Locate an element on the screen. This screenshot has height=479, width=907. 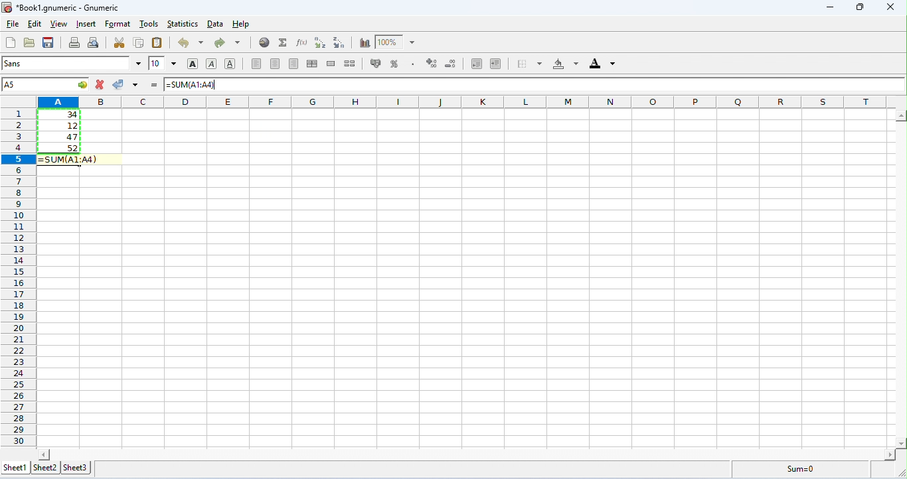
maximize is located at coordinates (862, 7).